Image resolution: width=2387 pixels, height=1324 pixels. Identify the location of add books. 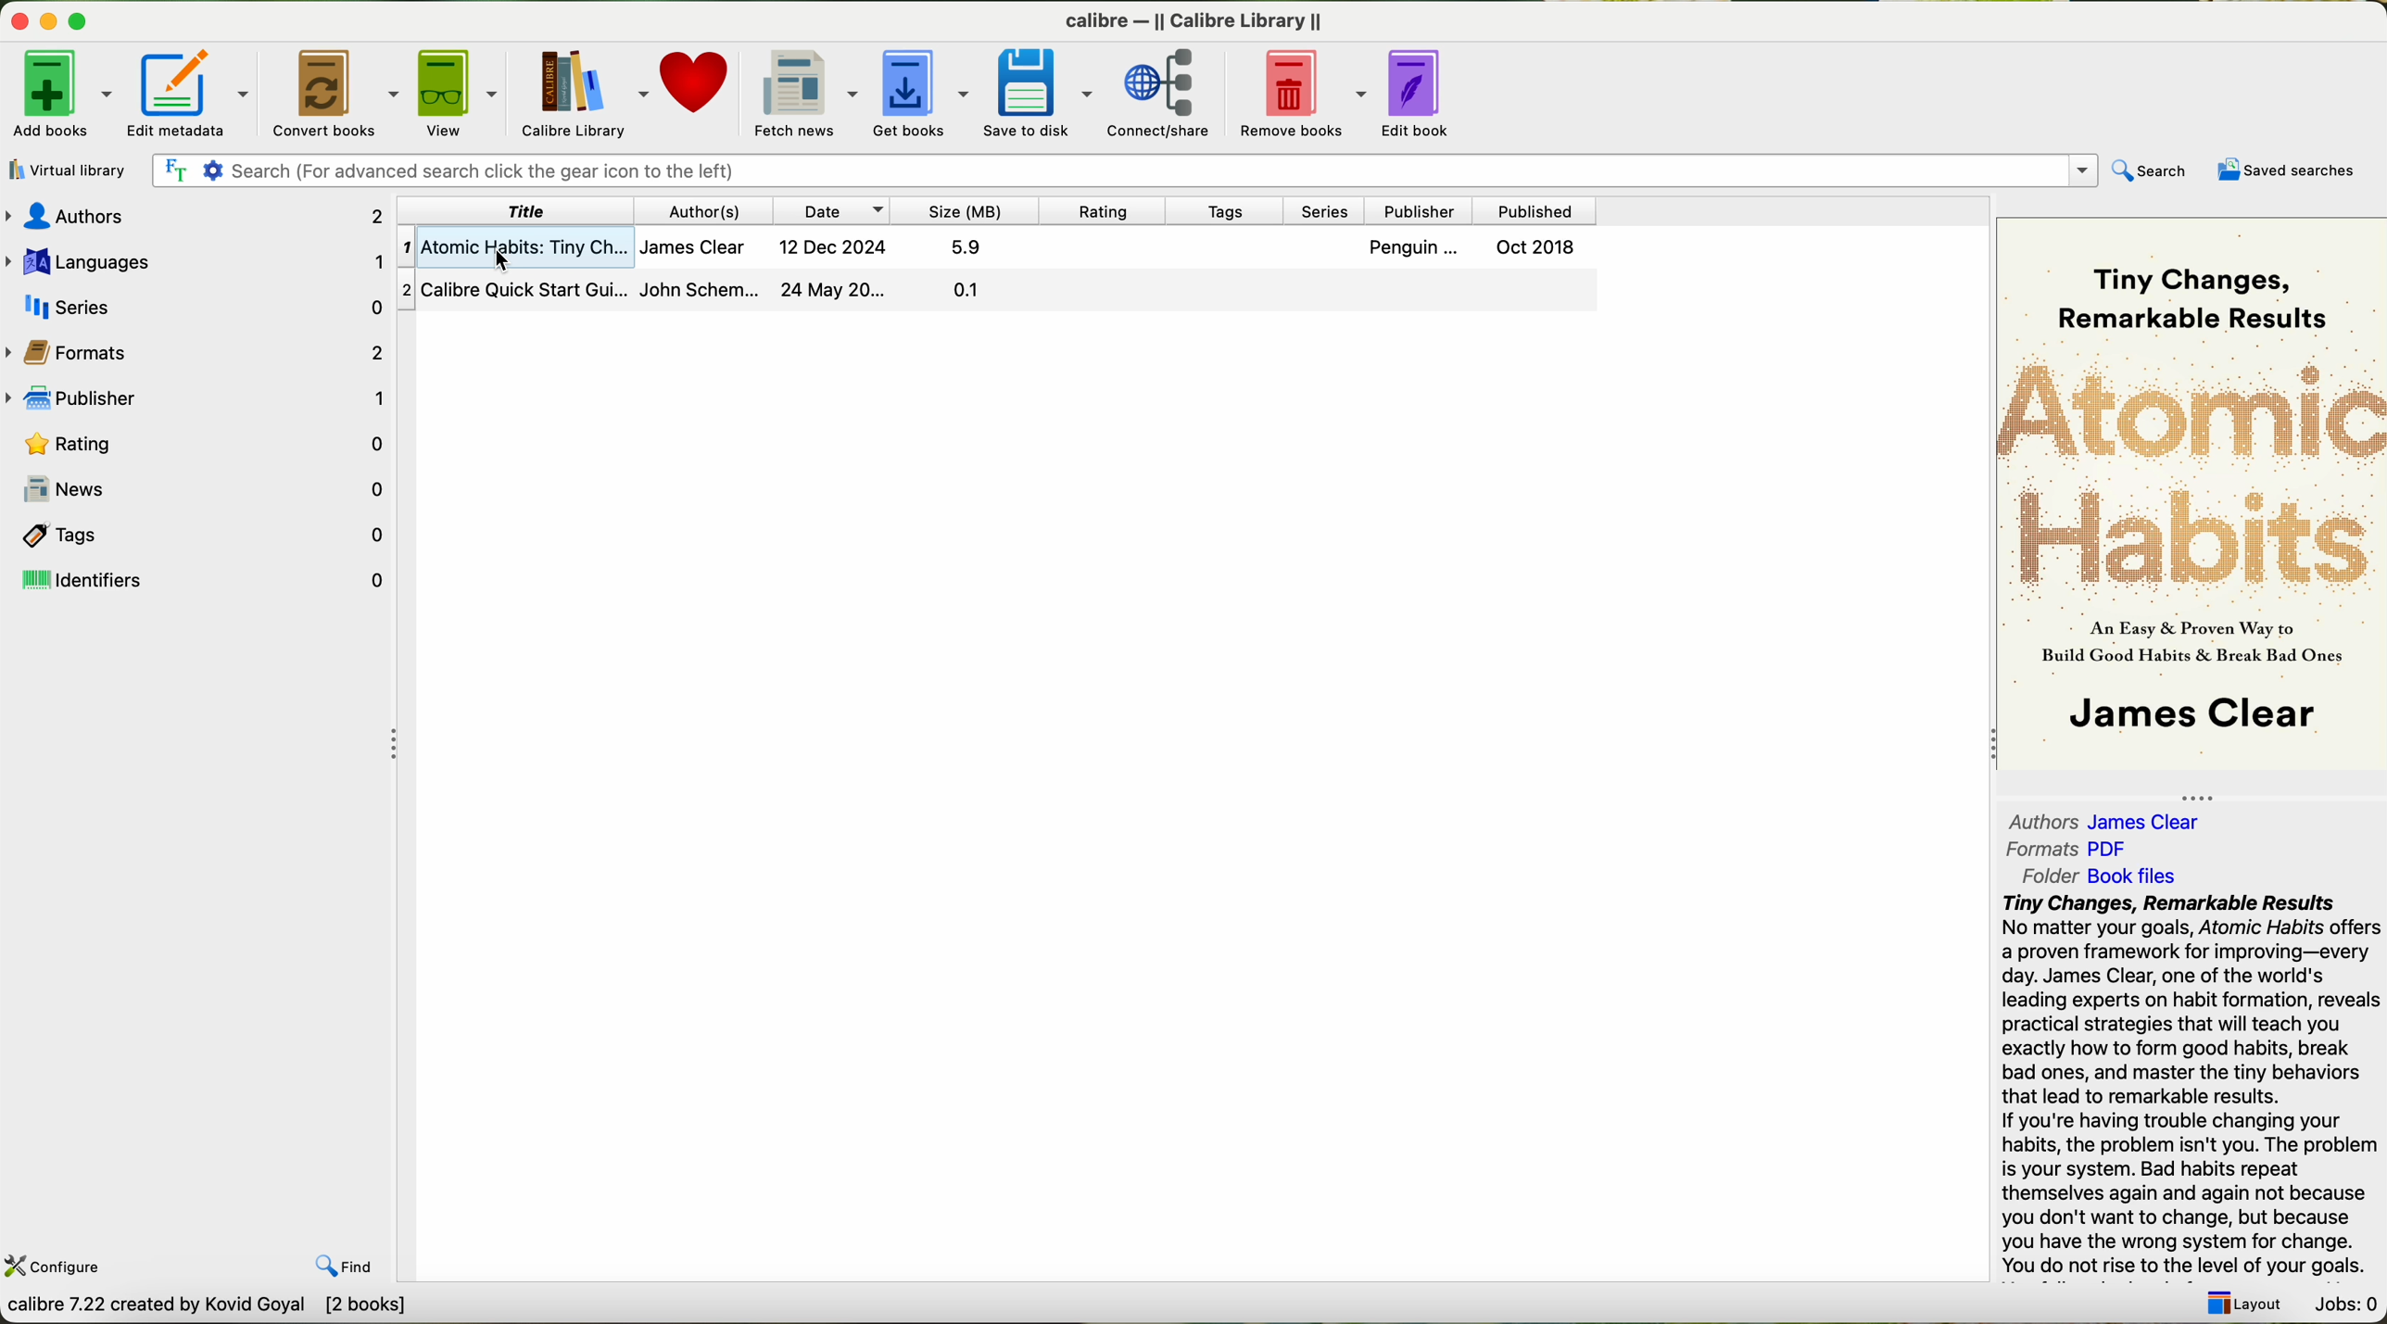
(61, 94).